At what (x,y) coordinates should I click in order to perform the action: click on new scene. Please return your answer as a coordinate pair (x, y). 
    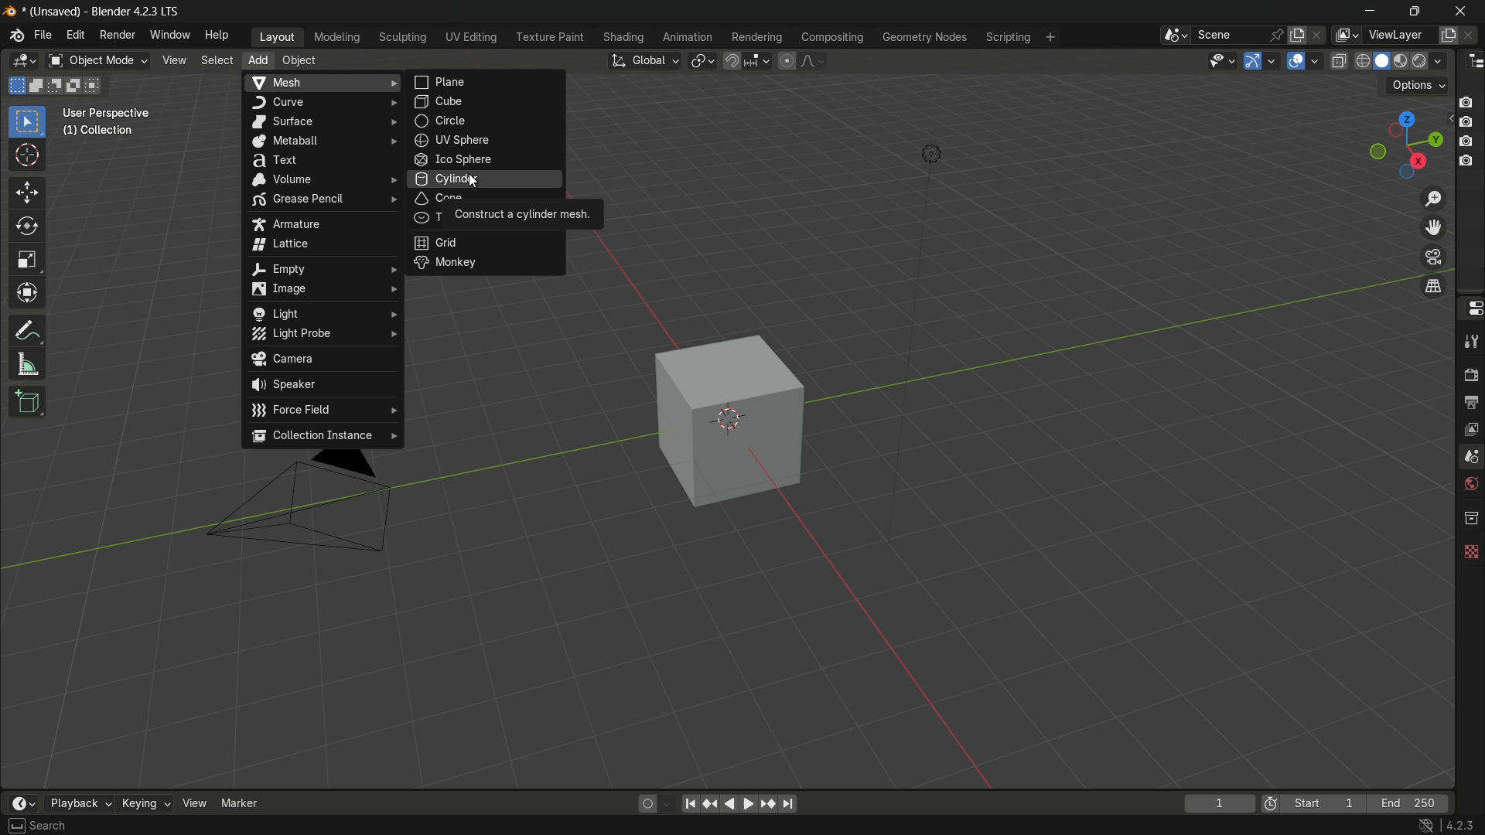
    Looking at the image, I should click on (1298, 35).